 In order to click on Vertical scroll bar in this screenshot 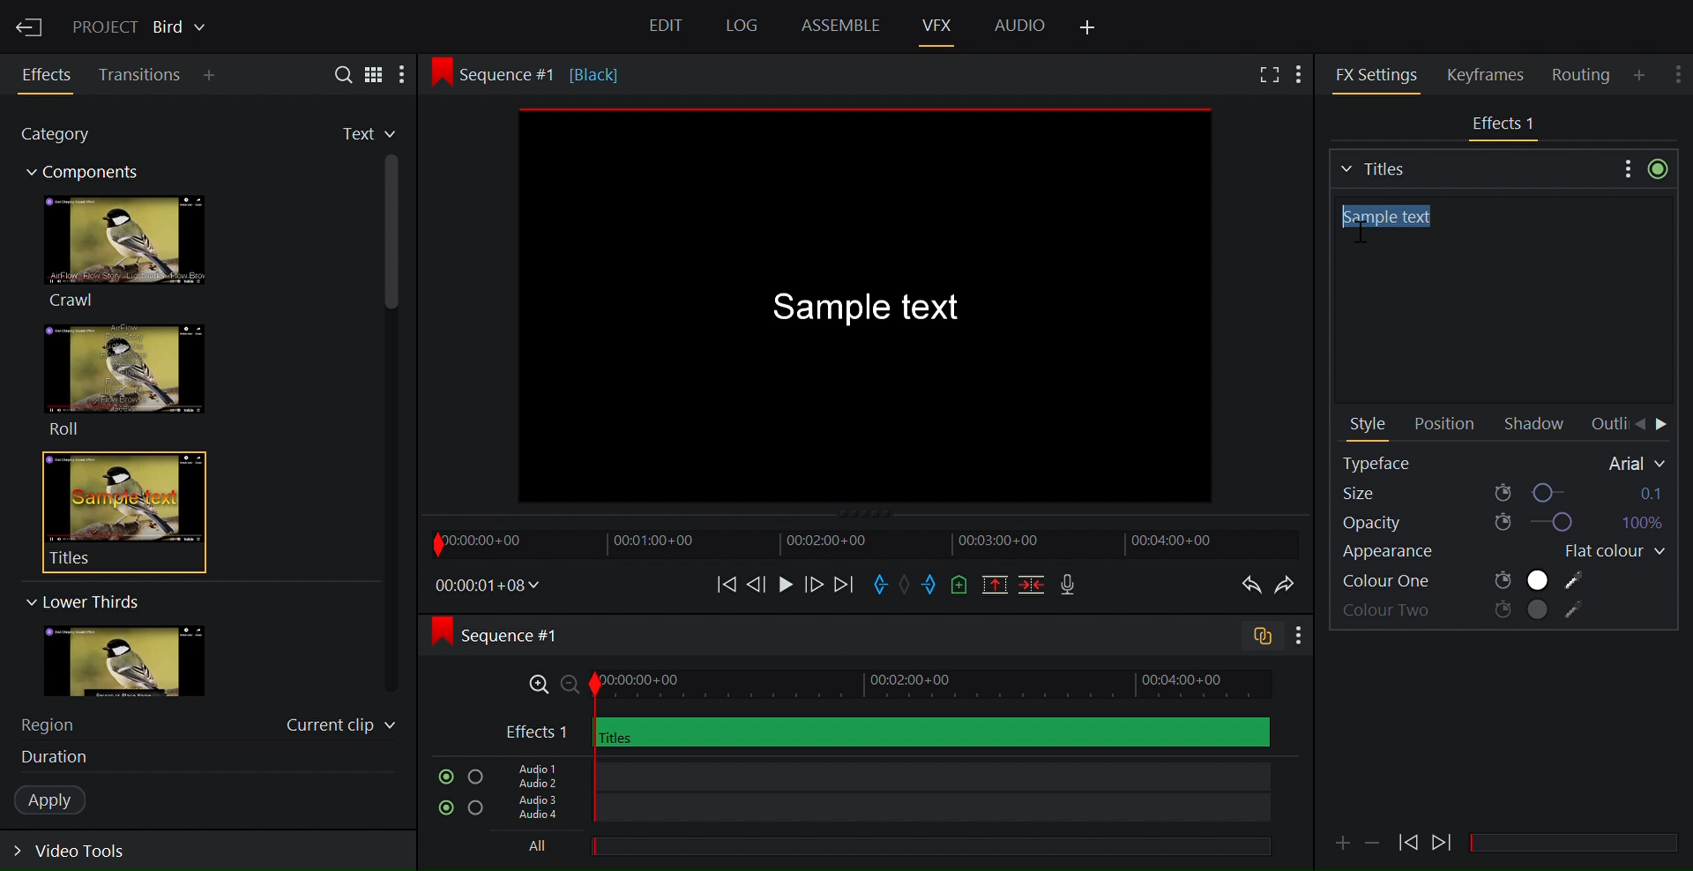, I will do `click(393, 322)`.